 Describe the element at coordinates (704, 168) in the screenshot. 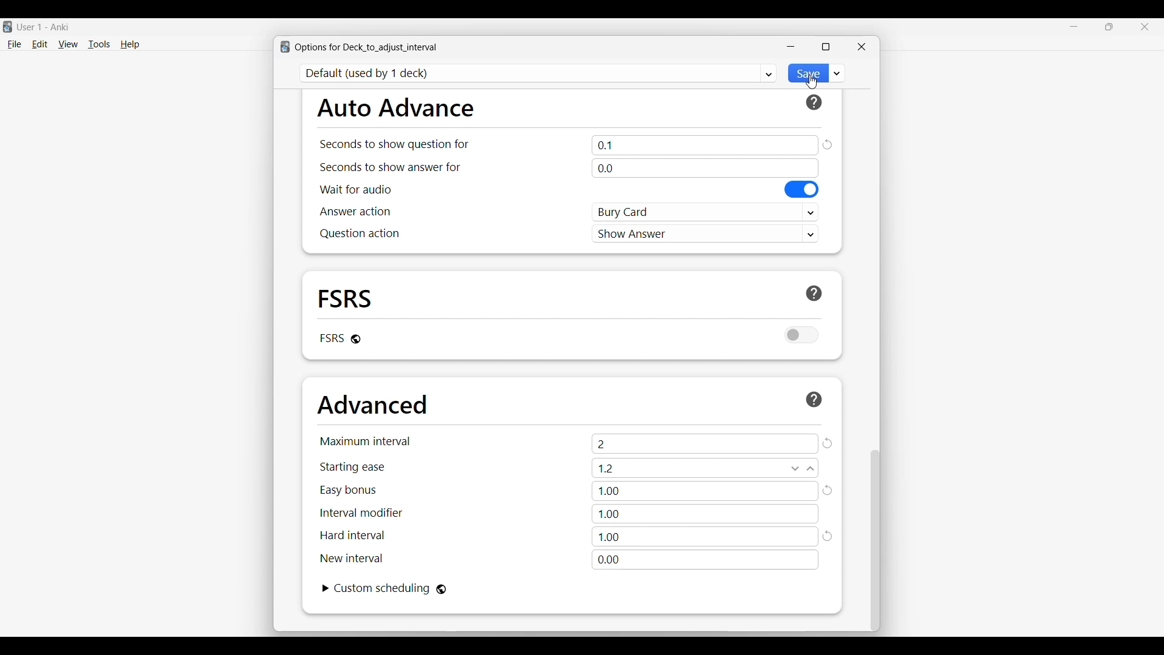

I see `0.0` at that location.